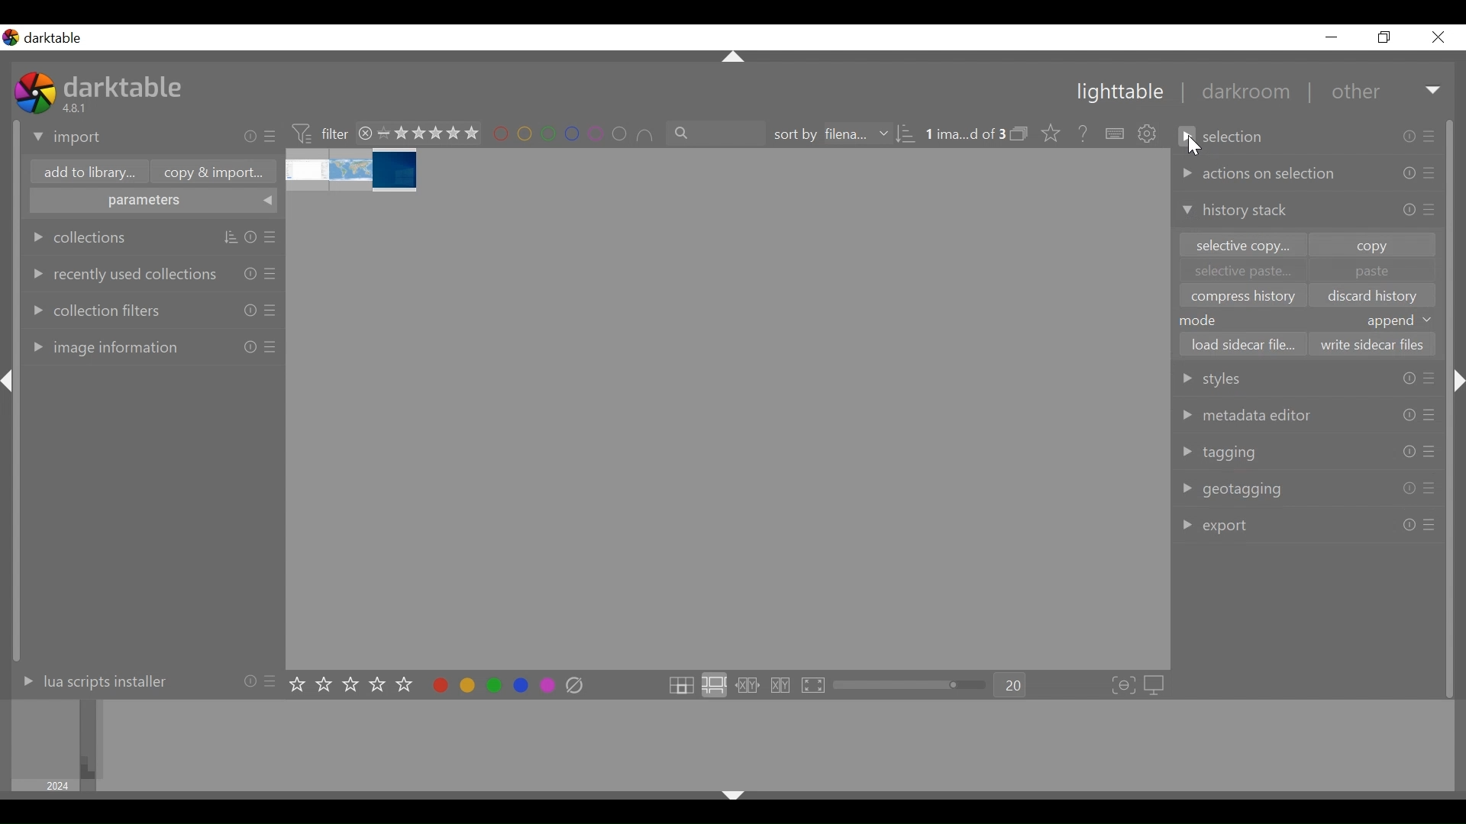 The width and height of the screenshot is (1466, 824). What do you see at coordinates (102, 346) in the screenshot?
I see `image information` at bounding box center [102, 346].